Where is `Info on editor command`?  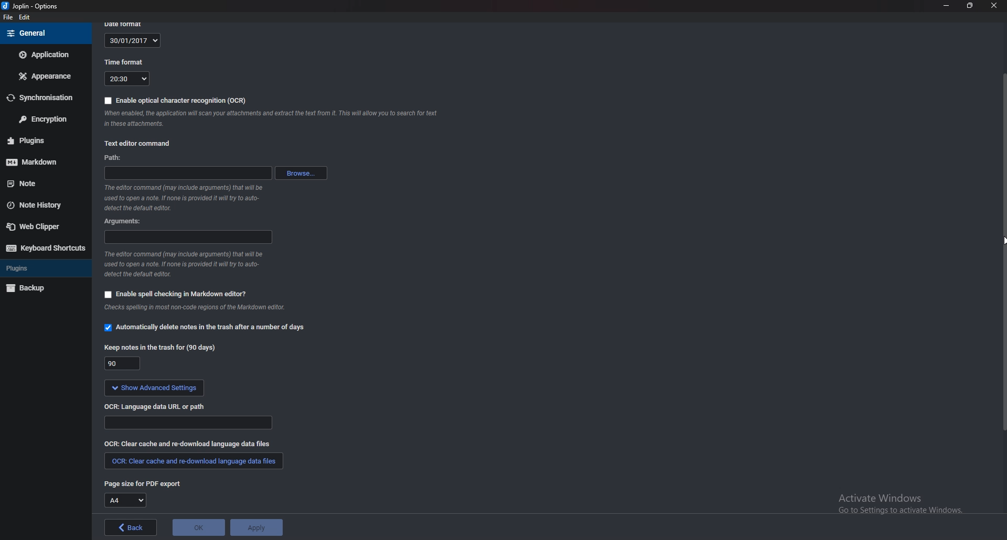
Info on editor command is located at coordinates (187, 198).